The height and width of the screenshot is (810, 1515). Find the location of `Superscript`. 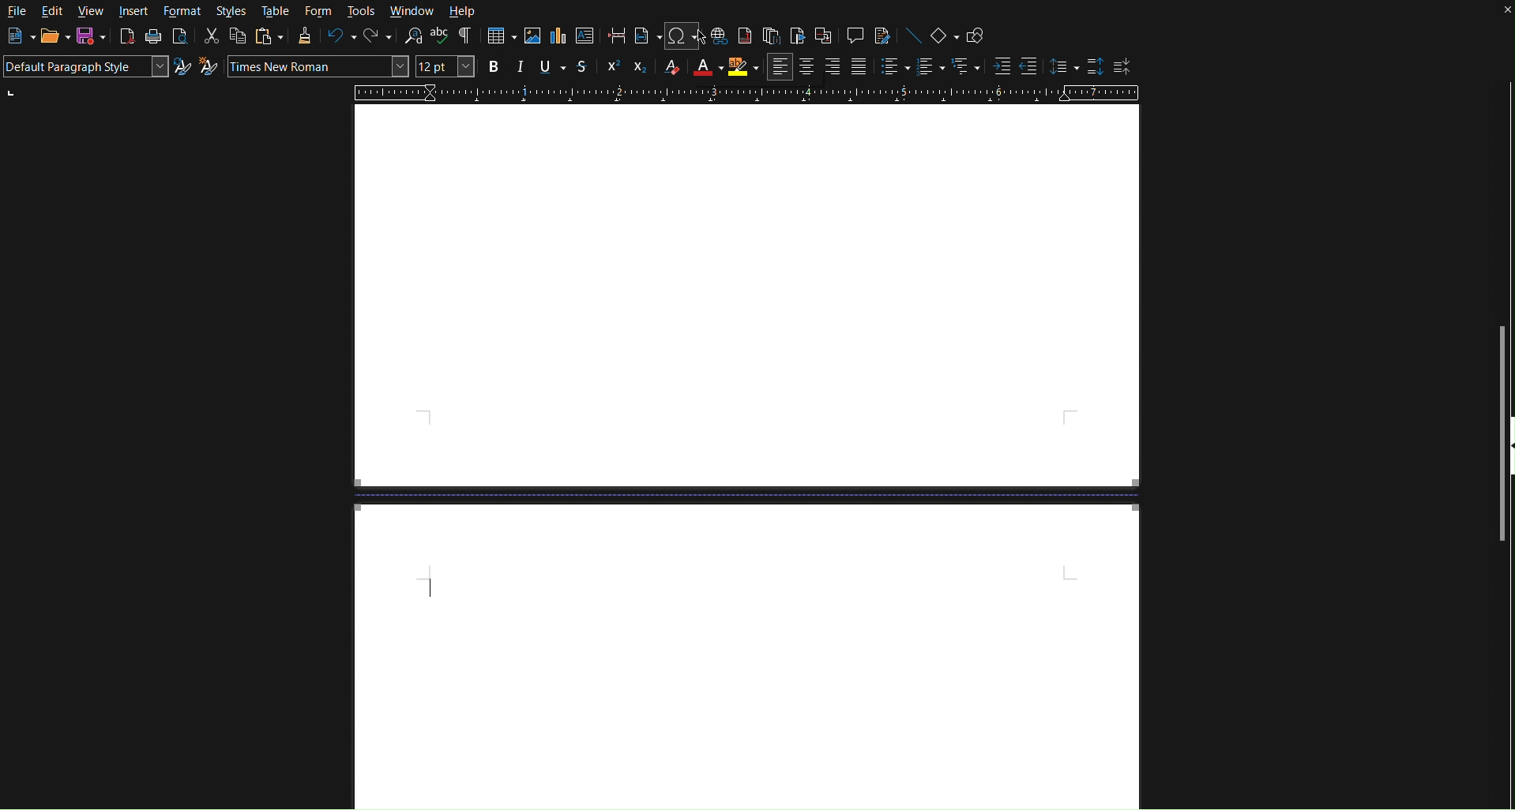

Superscript is located at coordinates (611, 68).